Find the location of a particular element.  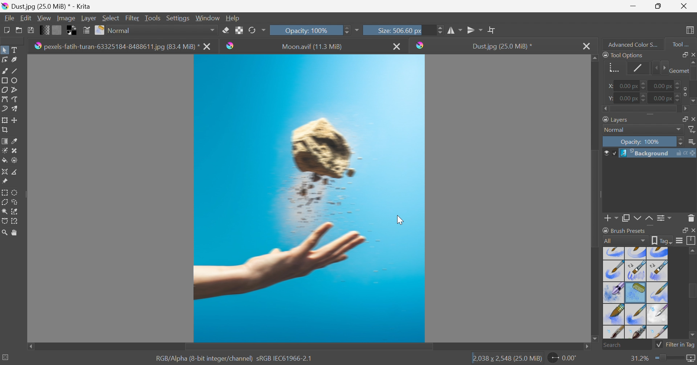

Preserve Alpha is located at coordinates (239, 30).